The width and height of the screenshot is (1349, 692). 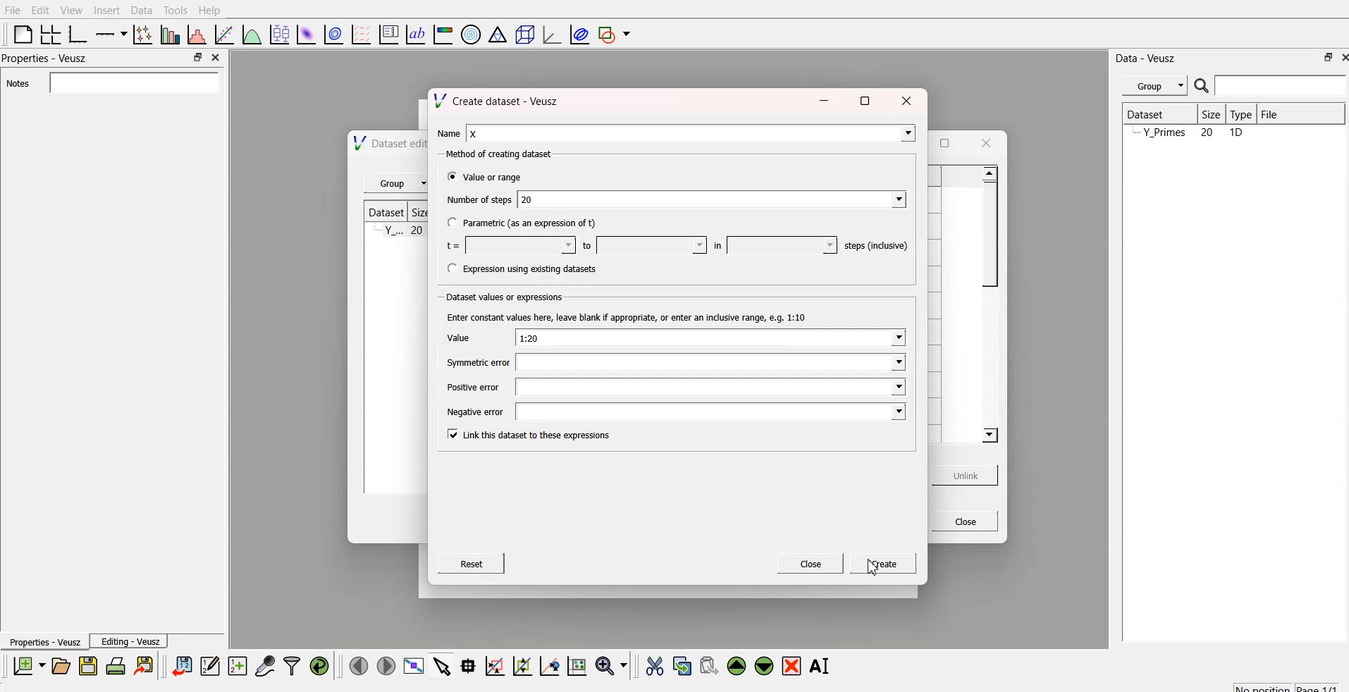 What do you see at coordinates (681, 665) in the screenshot?
I see `copy the widget` at bounding box center [681, 665].